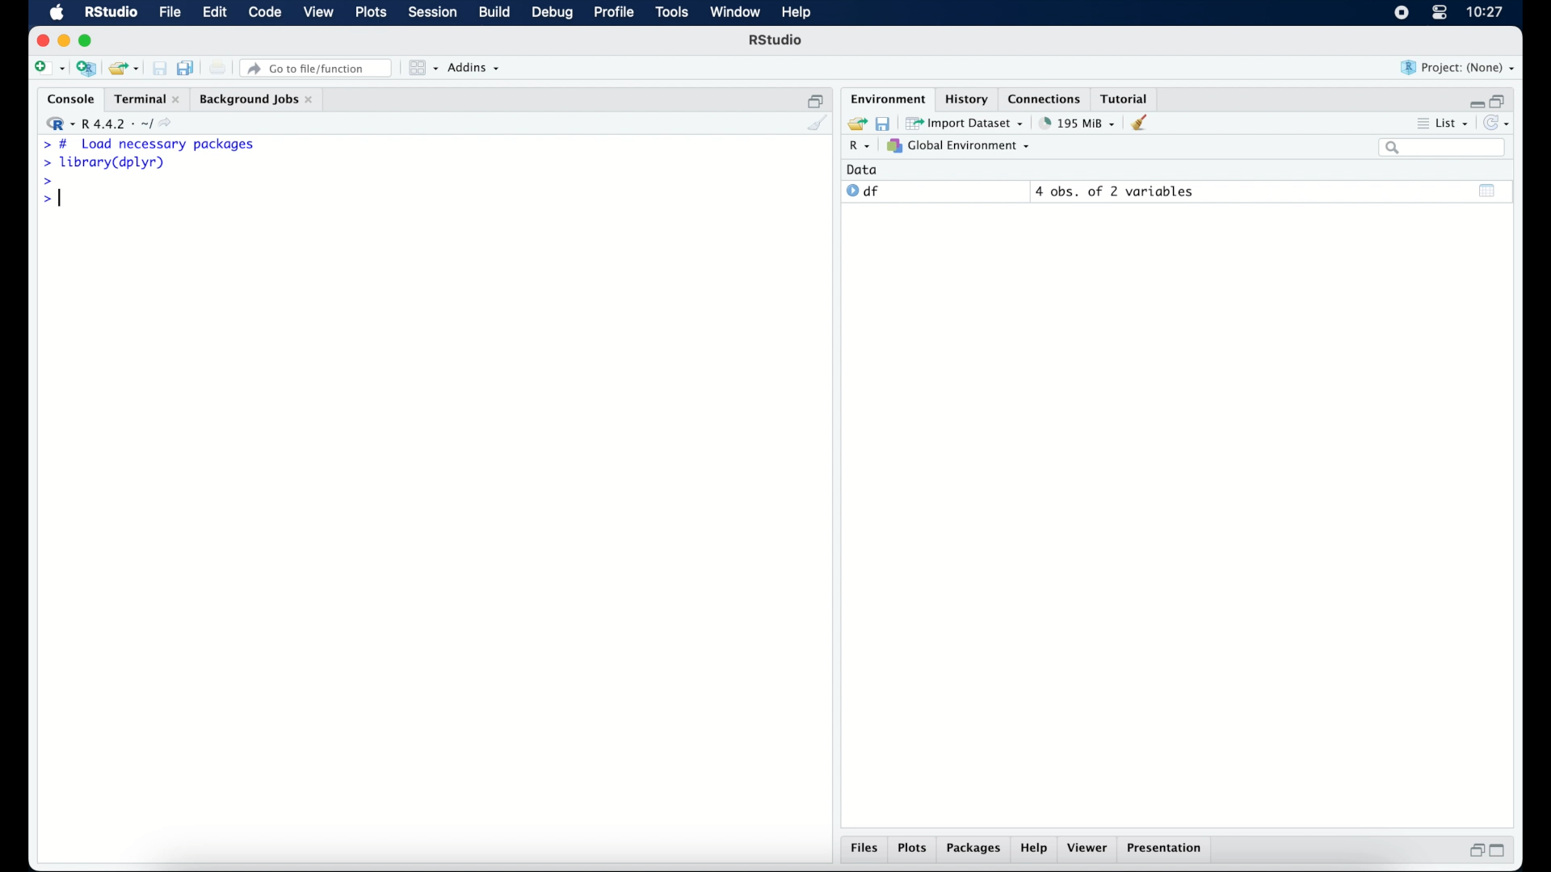 This screenshot has width=1551, height=872. I want to click on restore down, so click(1501, 99).